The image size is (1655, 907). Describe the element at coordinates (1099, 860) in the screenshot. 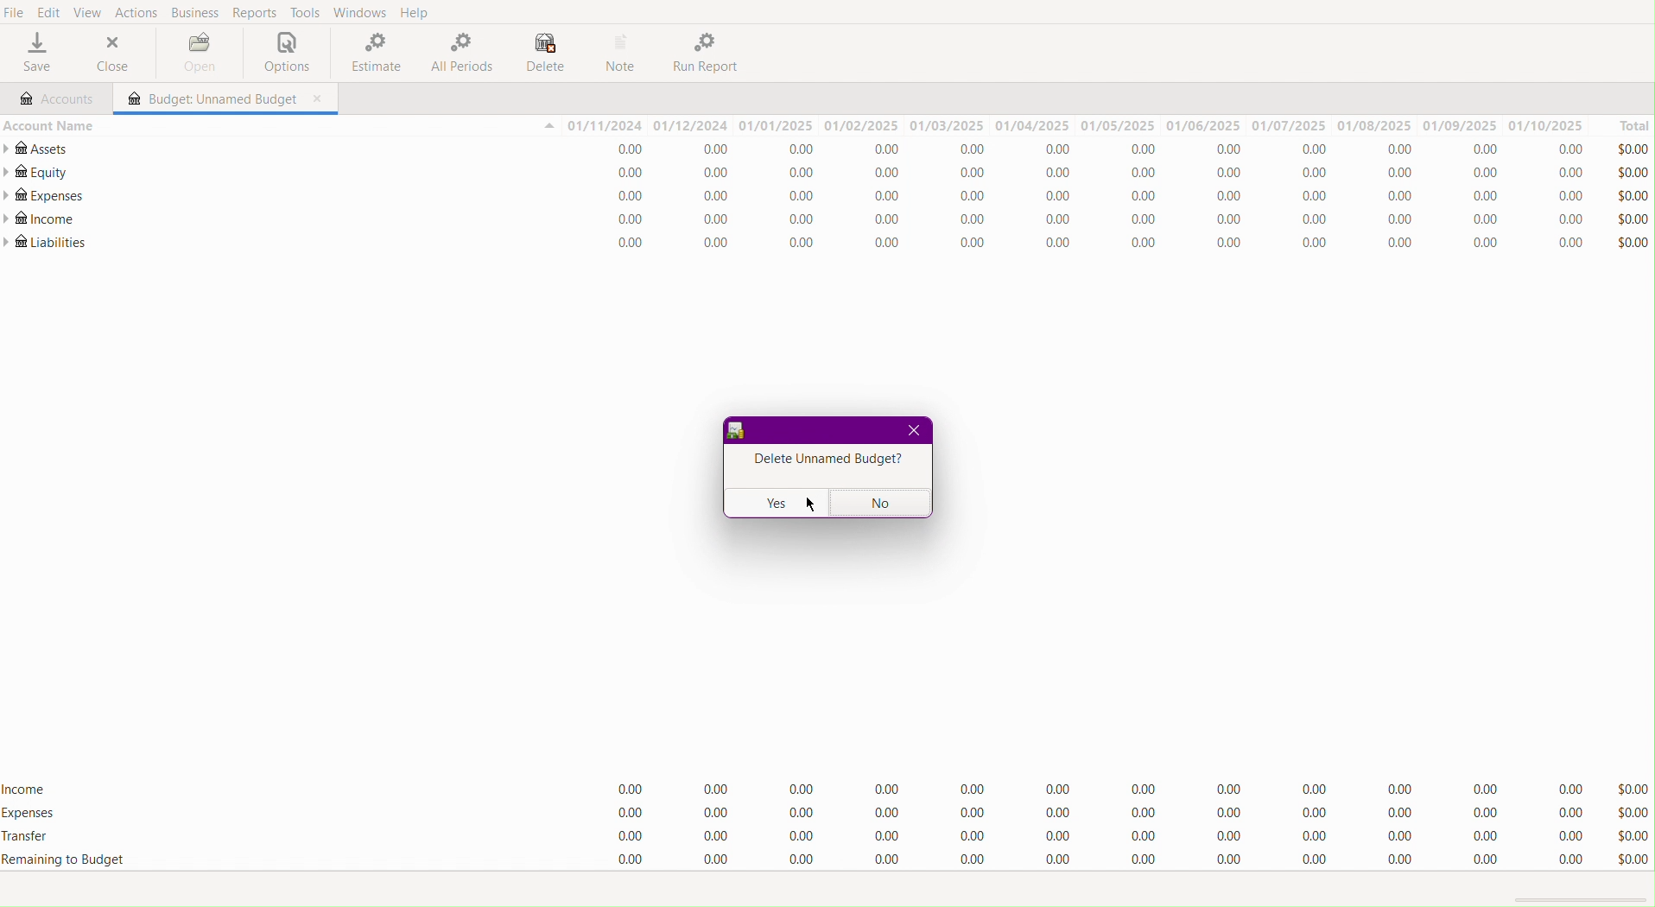

I see `Remaining to Budget` at that location.